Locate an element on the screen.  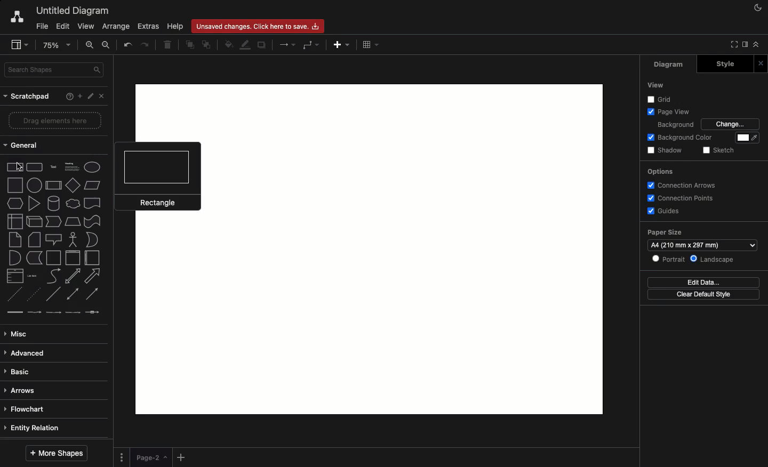
Shadow is located at coordinates (667, 150).